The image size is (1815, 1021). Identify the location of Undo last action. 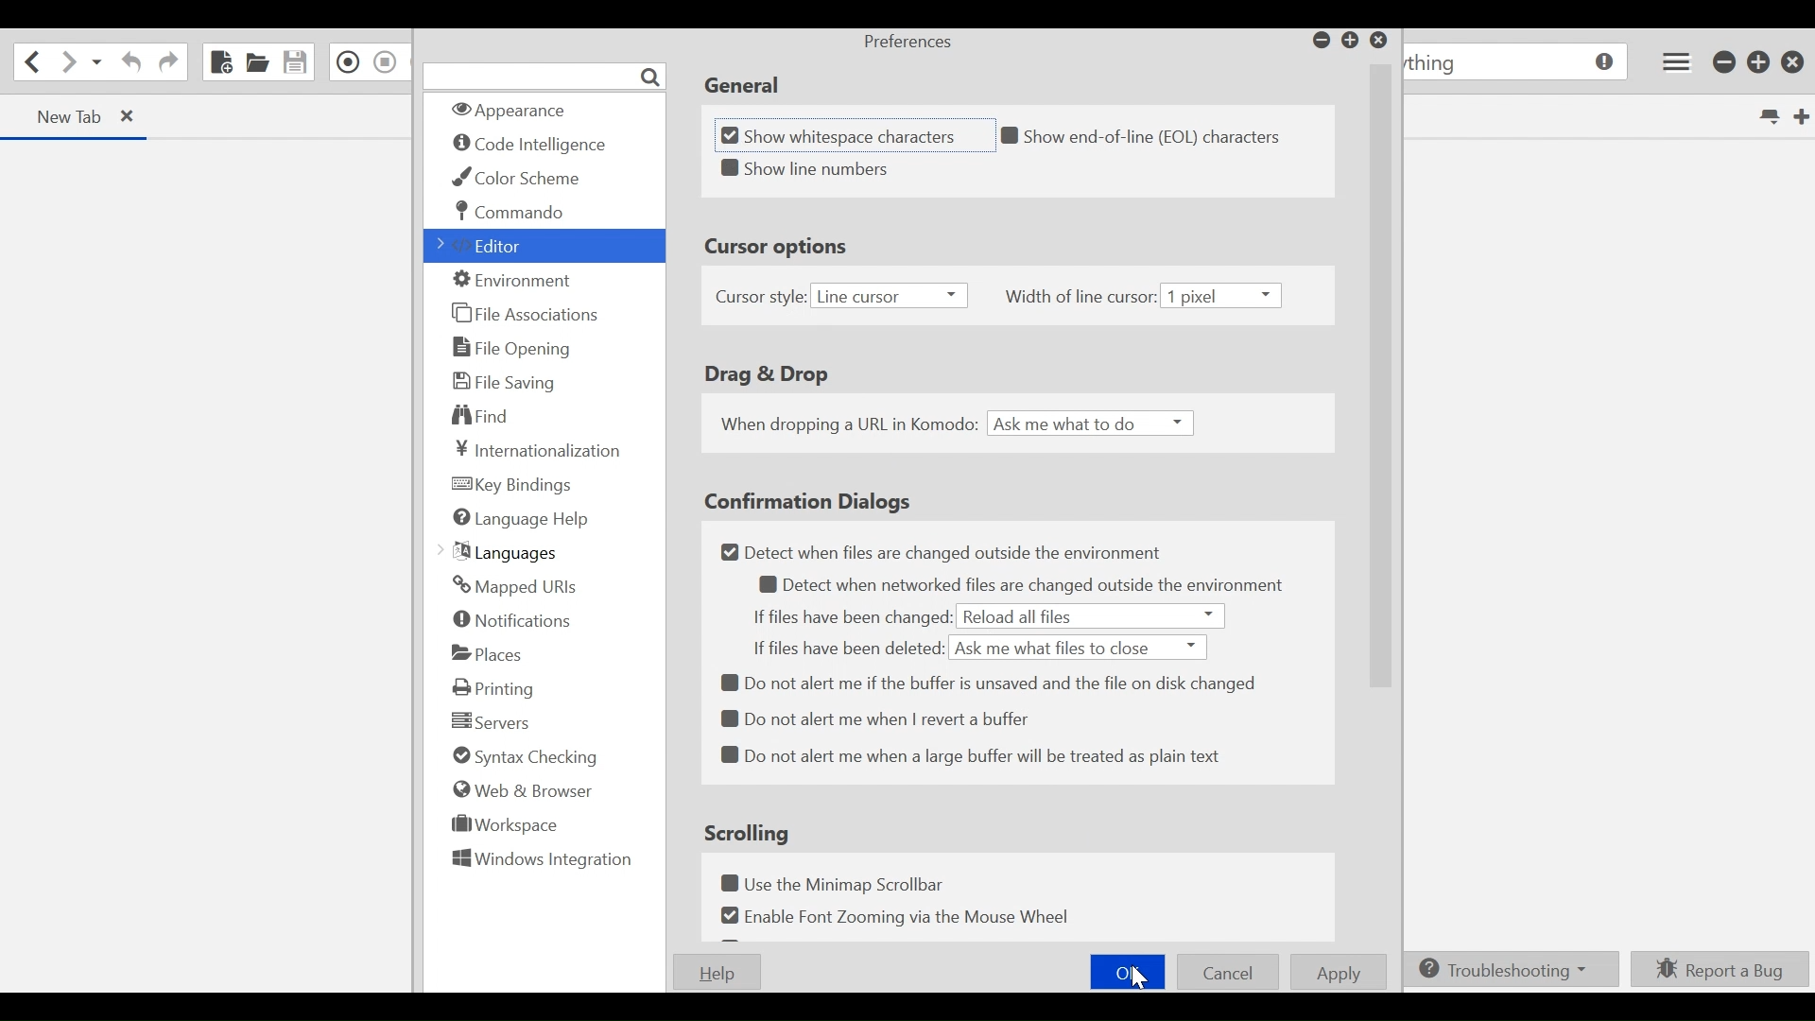
(131, 63).